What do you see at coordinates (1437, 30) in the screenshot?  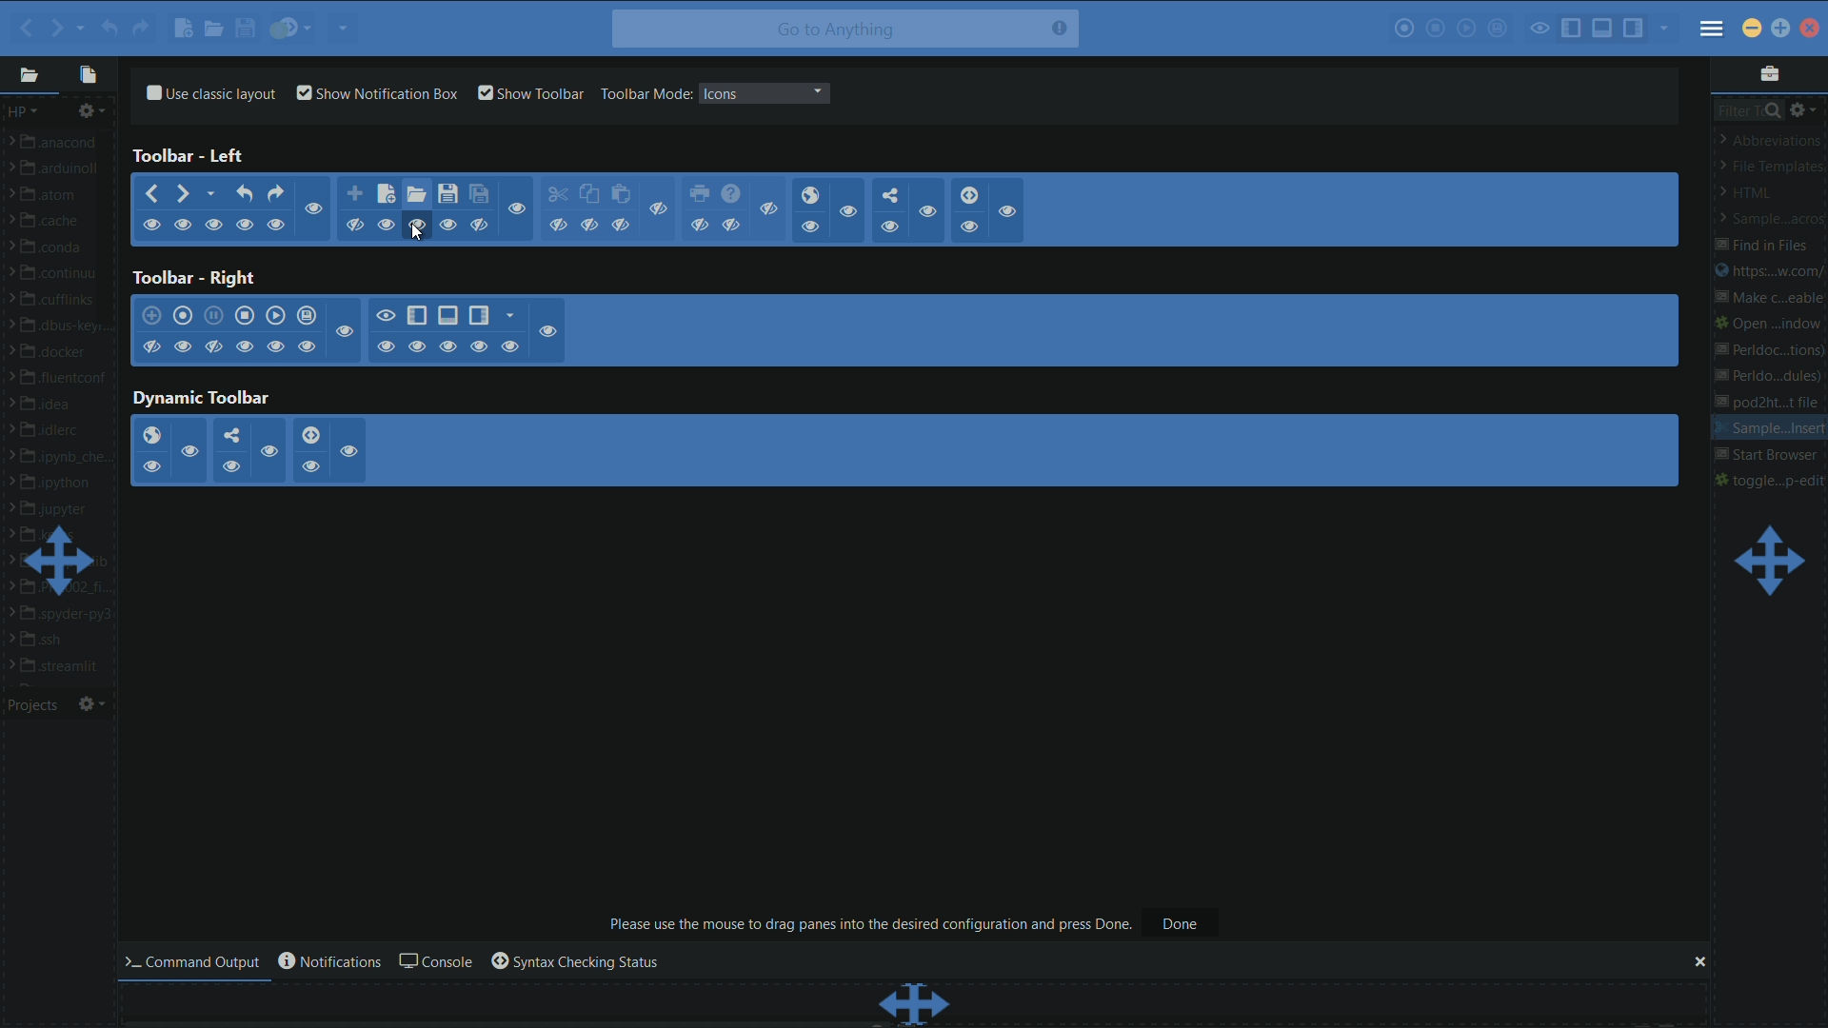 I see `stop macros` at bounding box center [1437, 30].